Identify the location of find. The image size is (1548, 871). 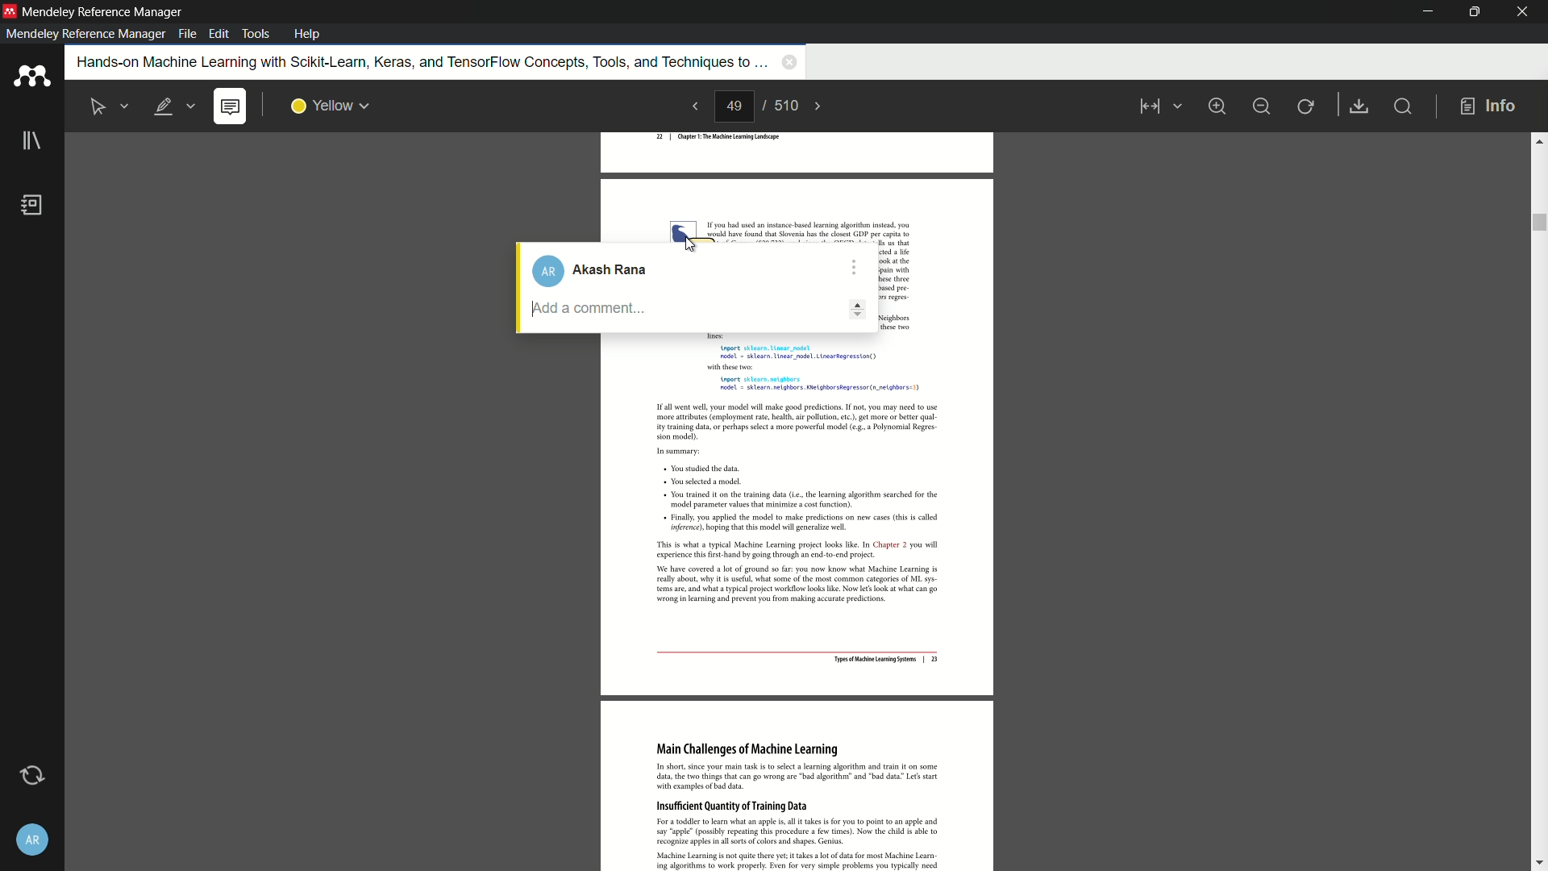
(1407, 108).